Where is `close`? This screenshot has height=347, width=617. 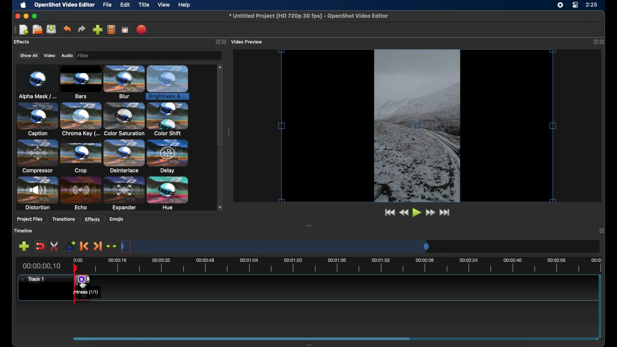 close is located at coordinates (16, 16).